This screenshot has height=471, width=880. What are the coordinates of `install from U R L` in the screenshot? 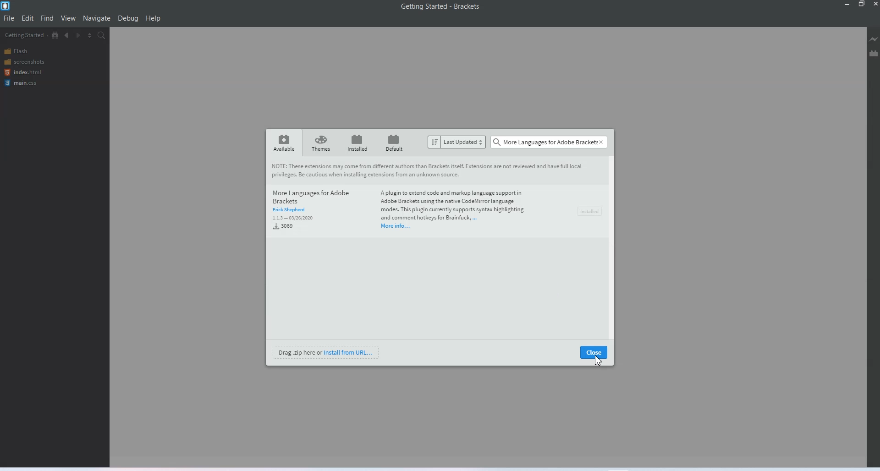 It's located at (349, 352).